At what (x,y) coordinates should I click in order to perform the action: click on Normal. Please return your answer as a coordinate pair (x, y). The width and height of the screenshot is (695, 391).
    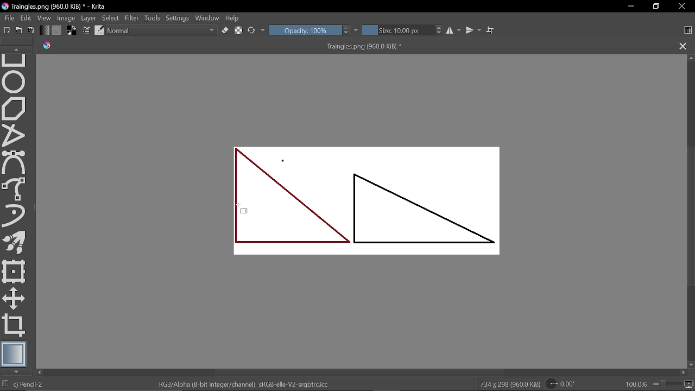
    Looking at the image, I should click on (162, 30).